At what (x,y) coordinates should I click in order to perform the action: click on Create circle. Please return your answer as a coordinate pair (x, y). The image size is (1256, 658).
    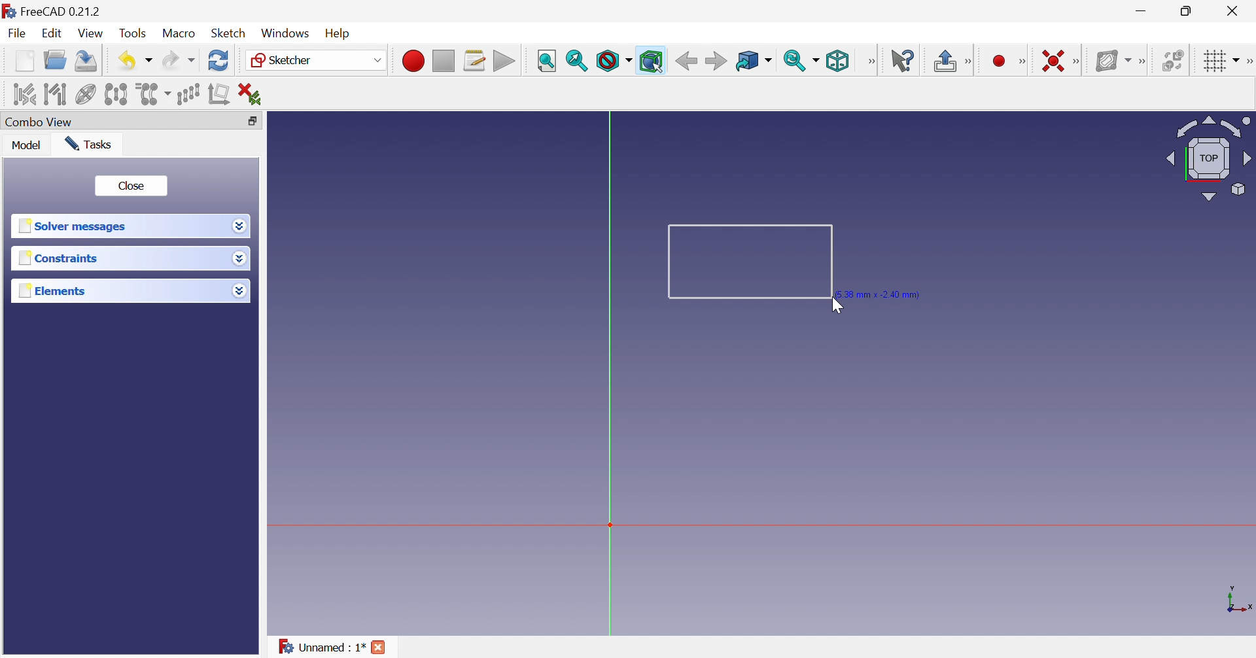
    Looking at the image, I should click on (1000, 61).